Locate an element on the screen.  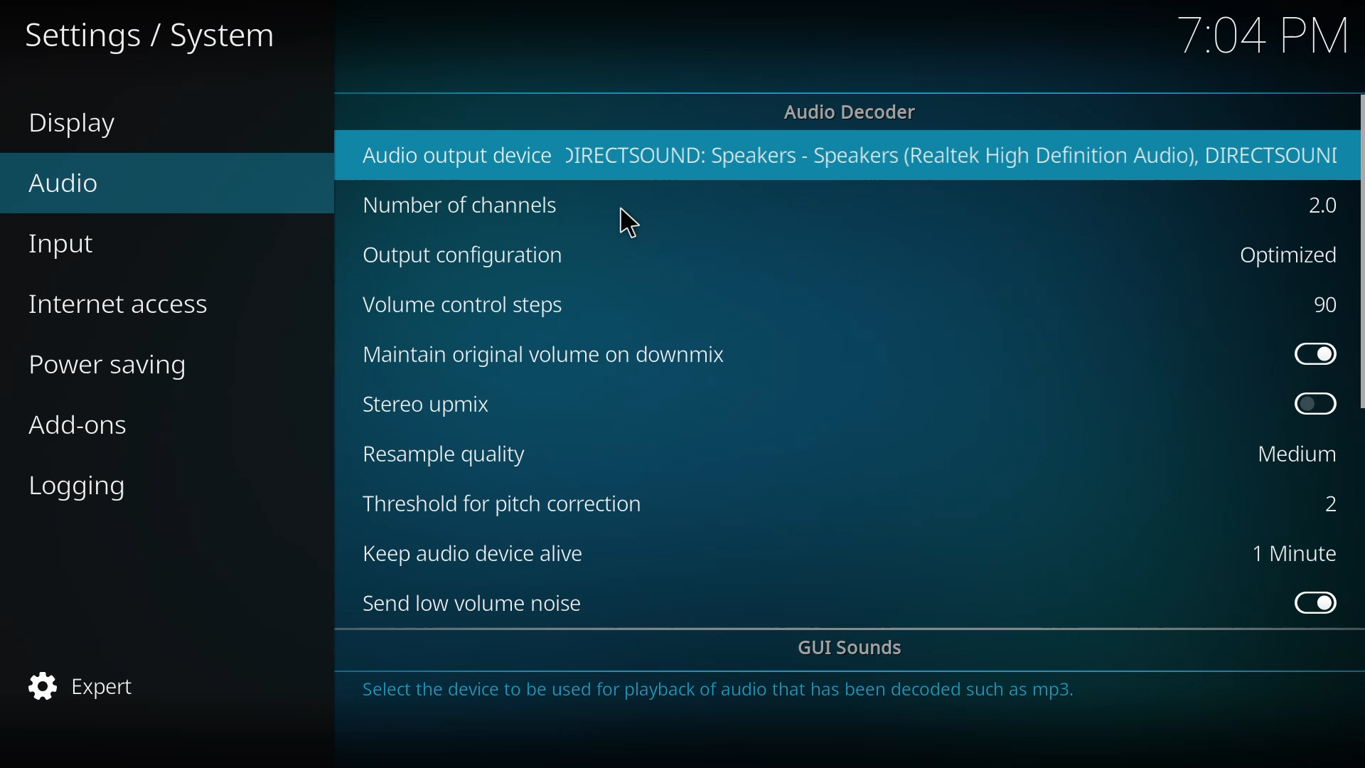
input is located at coordinates (66, 247).